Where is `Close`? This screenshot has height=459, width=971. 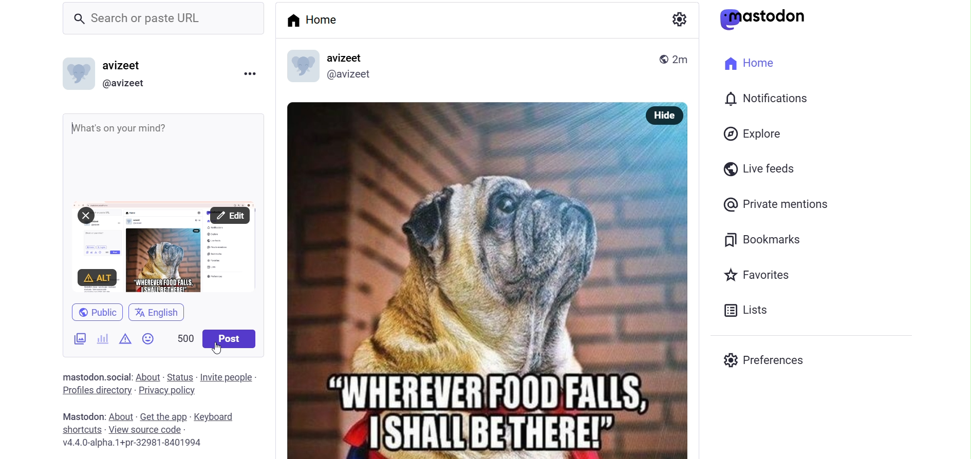
Close is located at coordinates (85, 215).